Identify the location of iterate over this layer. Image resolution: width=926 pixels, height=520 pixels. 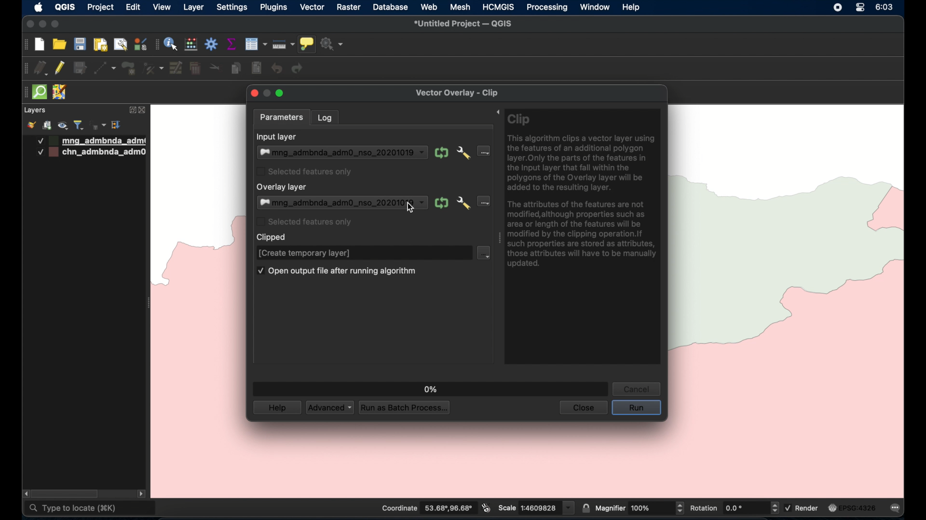
(441, 153).